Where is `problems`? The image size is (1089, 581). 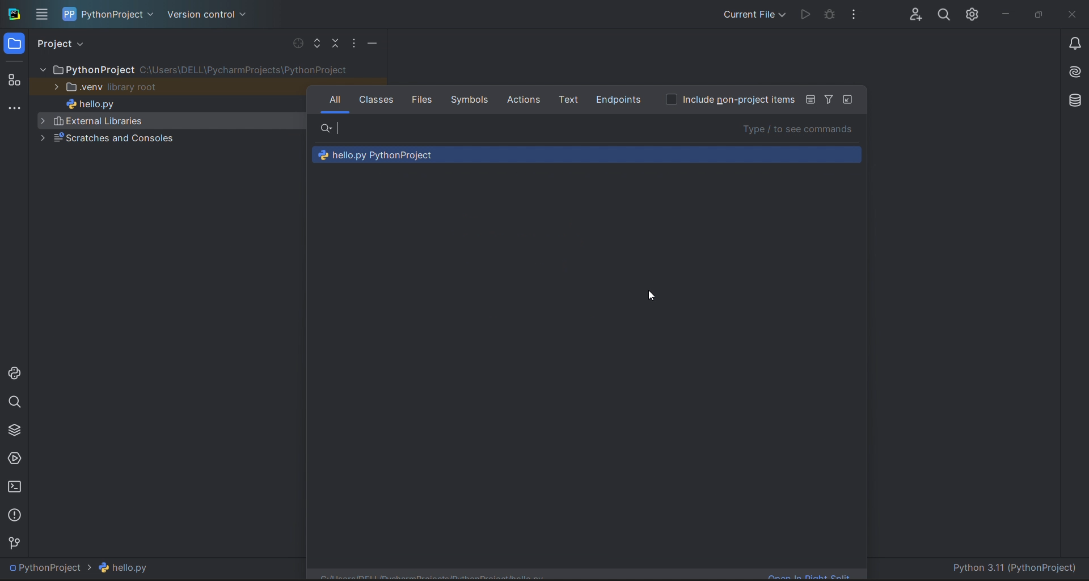 problems is located at coordinates (15, 515).